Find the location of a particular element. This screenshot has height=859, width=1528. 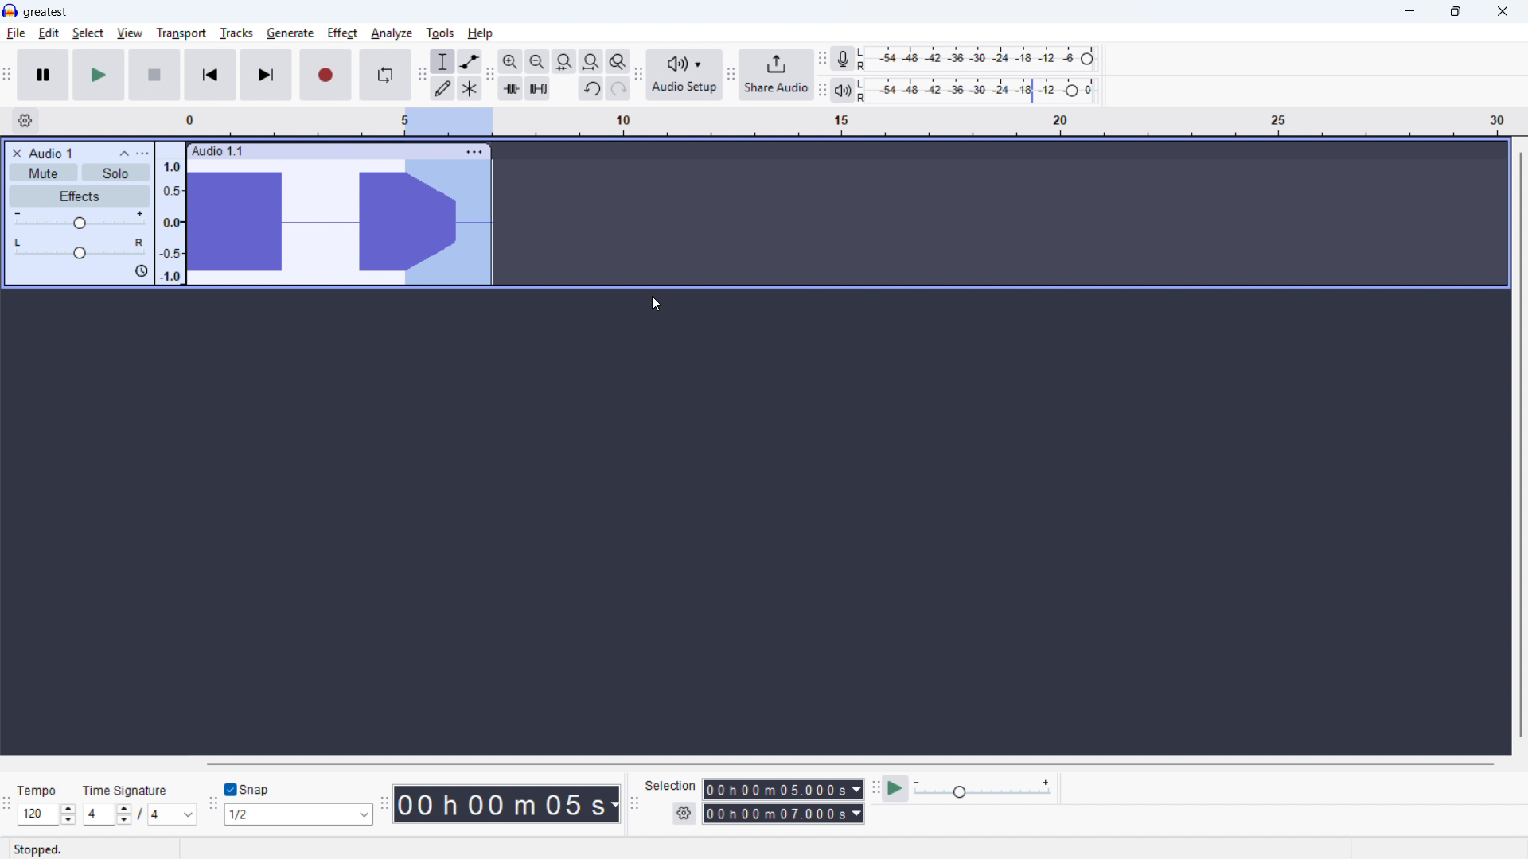

amplitude is located at coordinates (171, 219).